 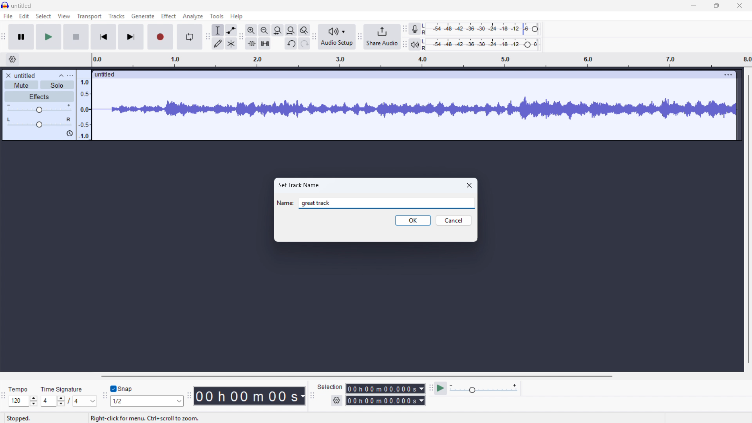 I want to click on Trim audio outside selection , so click(x=251, y=43).